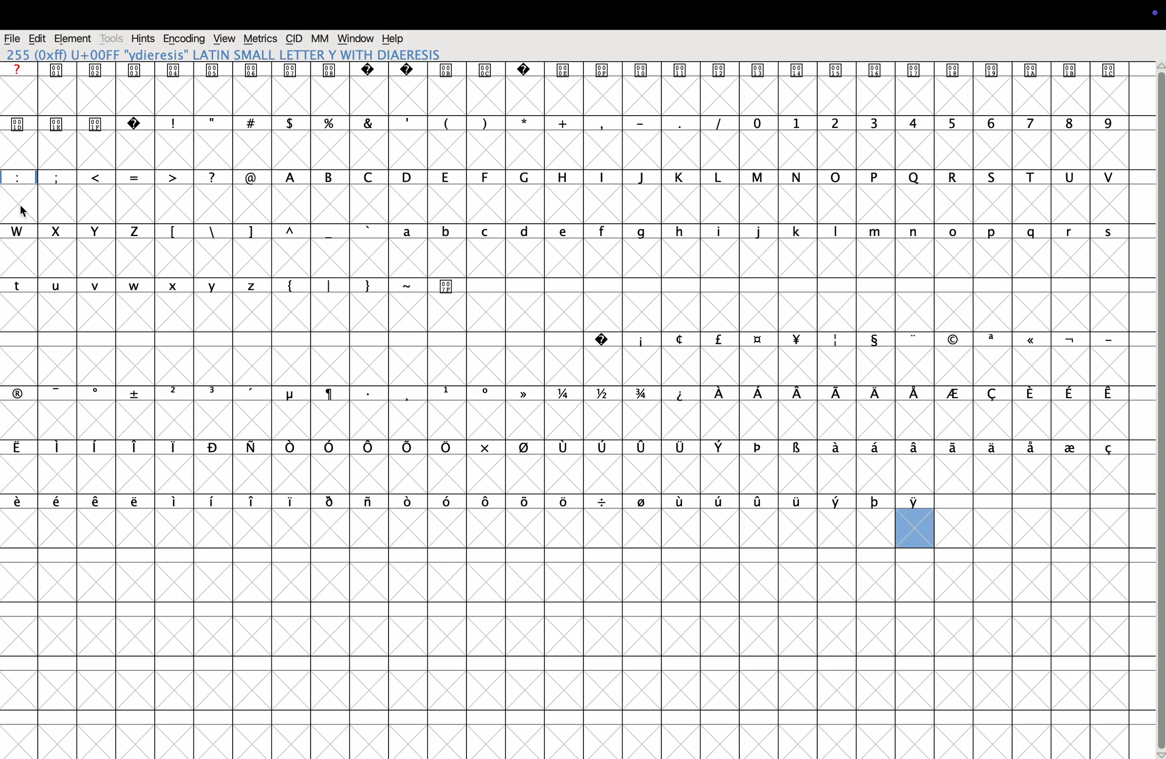 This screenshot has height=759, width=1166. What do you see at coordinates (565, 198) in the screenshot?
I see `H` at bounding box center [565, 198].